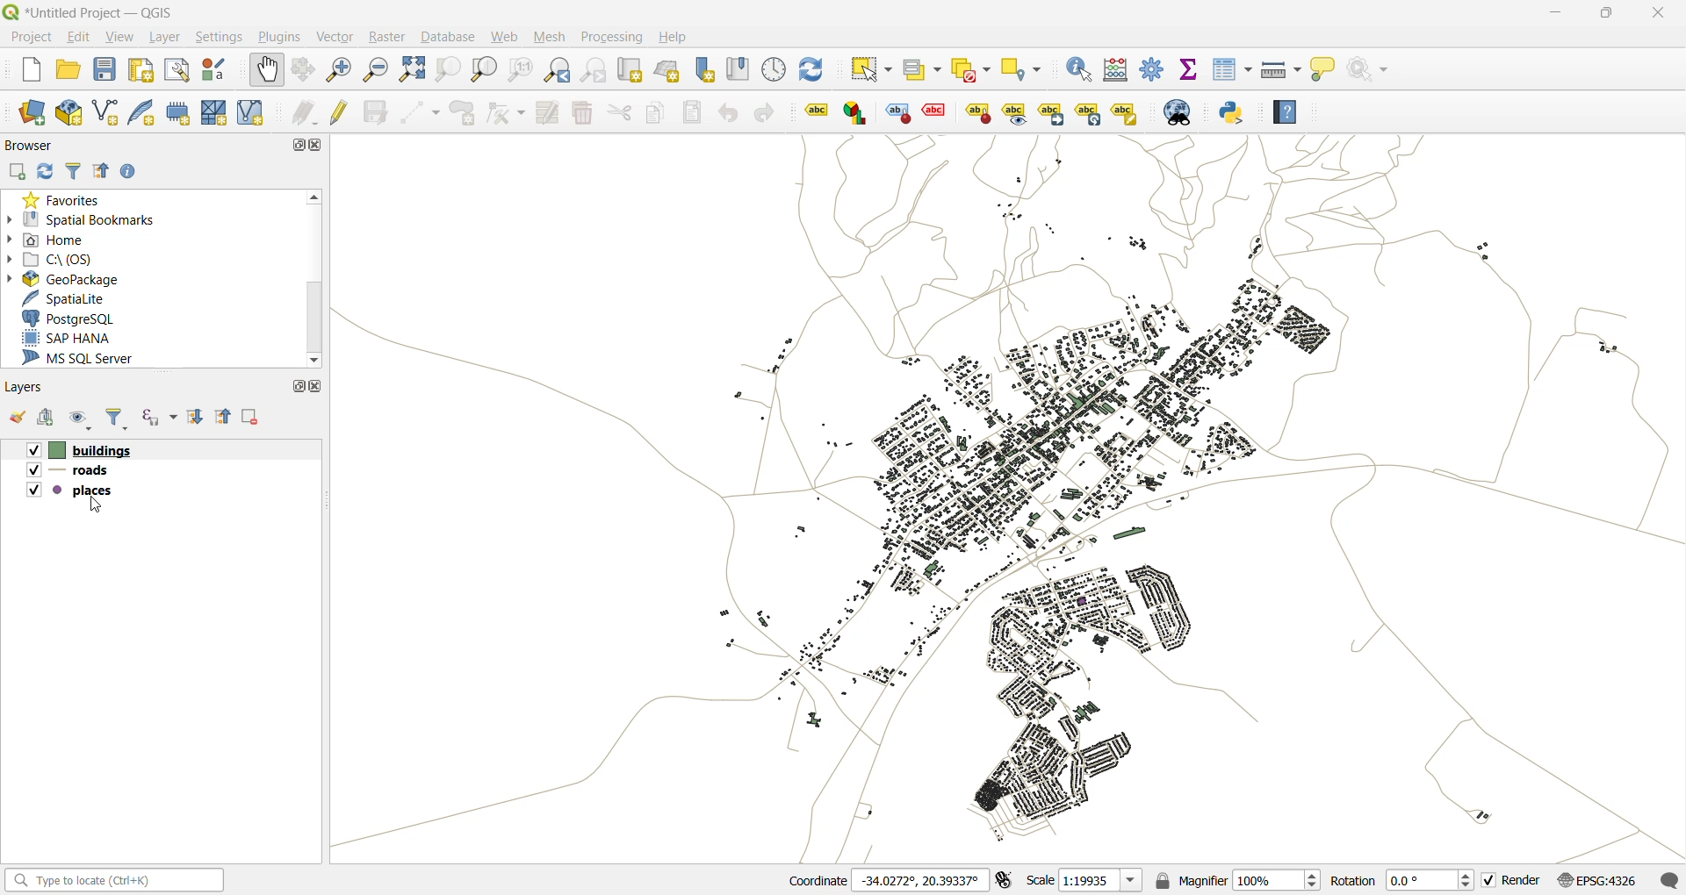  I want to click on vertex tools, so click(507, 116).